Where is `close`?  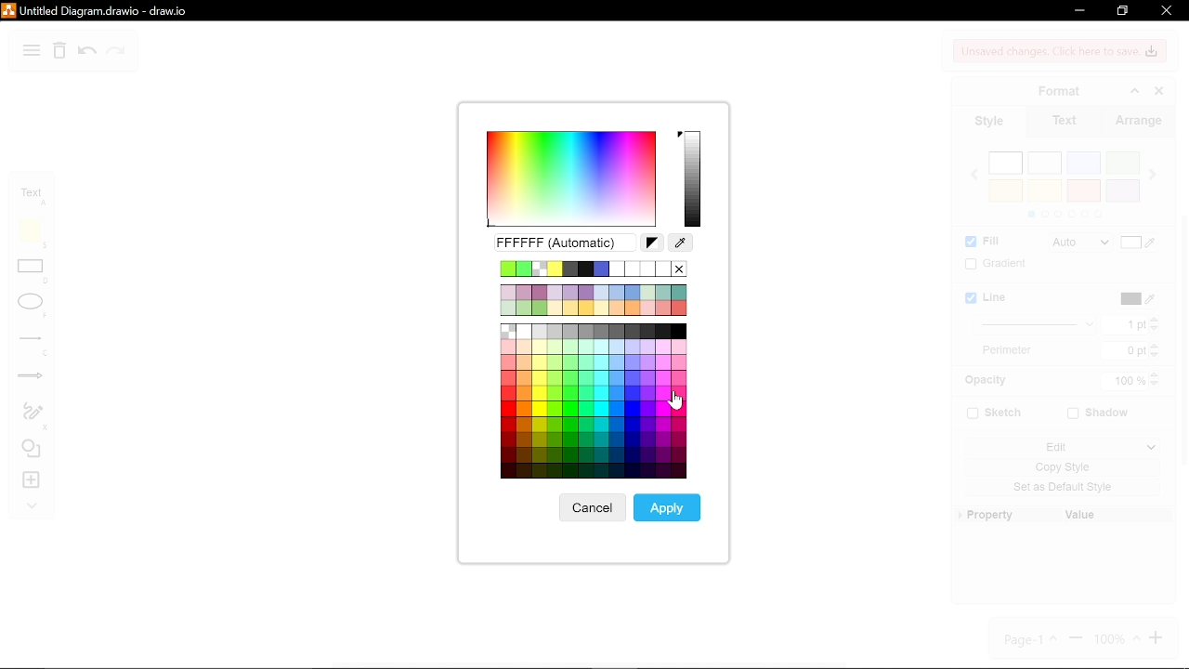 close is located at coordinates (1167, 10).